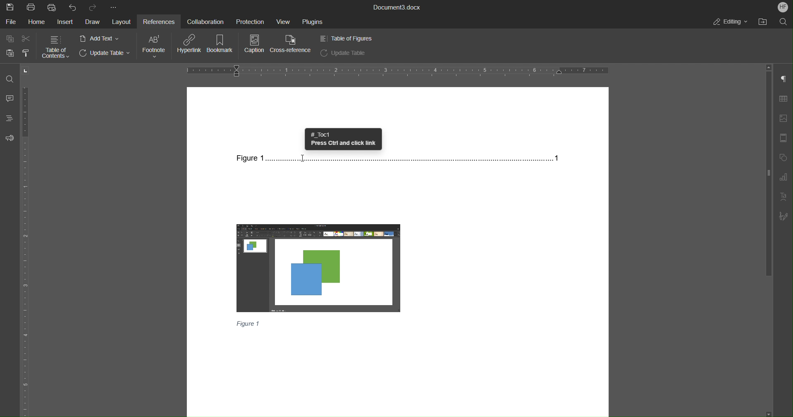 The height and width of the screenshot is (417, 793). What do you see at coordinates (56, 47) in the screenshot?
I see `Table of Contents` at bounding box center [56, 47].